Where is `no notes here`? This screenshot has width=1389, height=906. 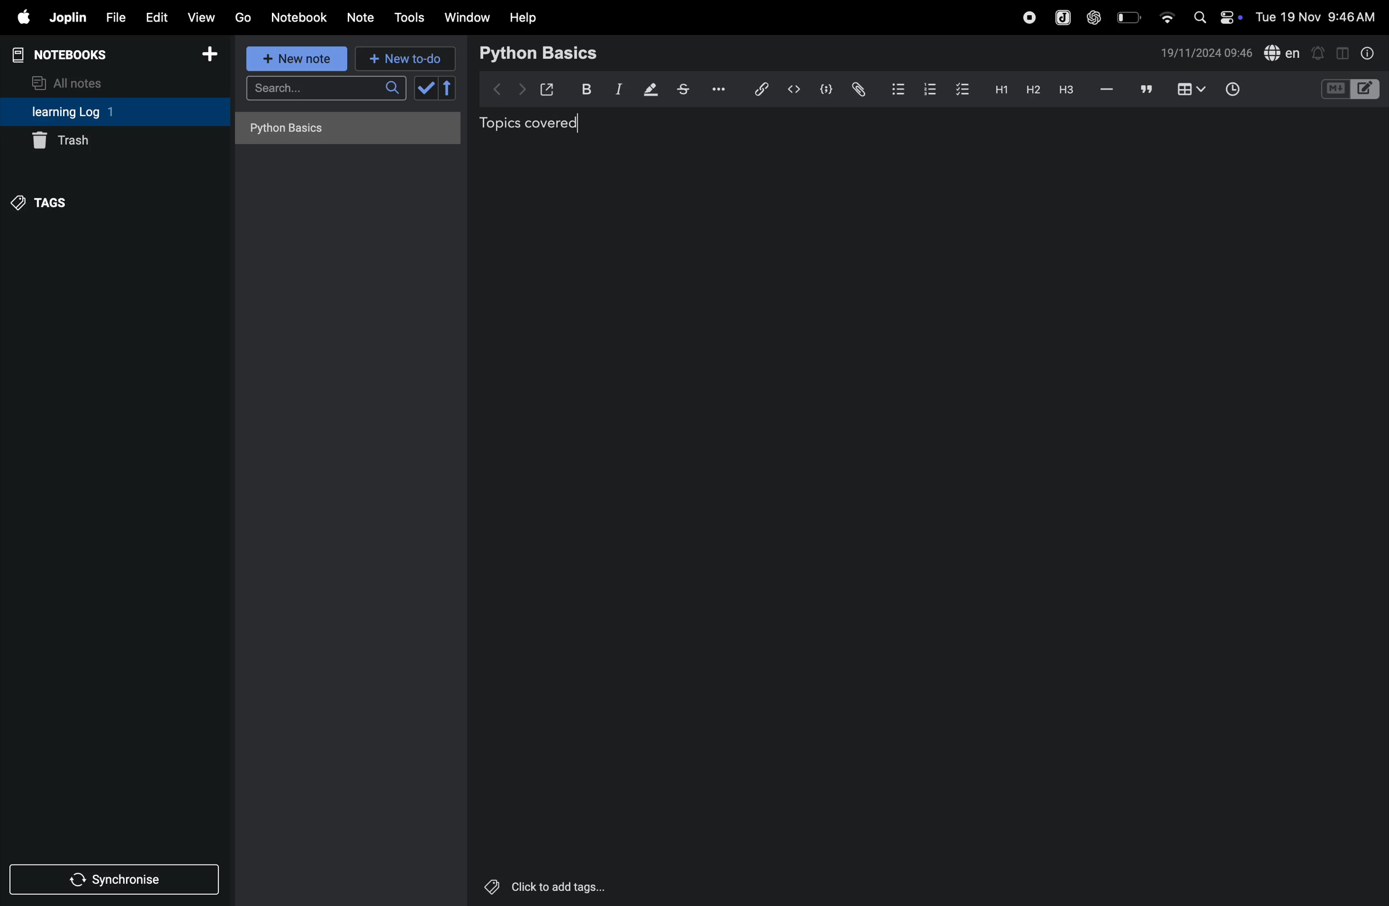
no notes here is located at coordinates (344, 132).